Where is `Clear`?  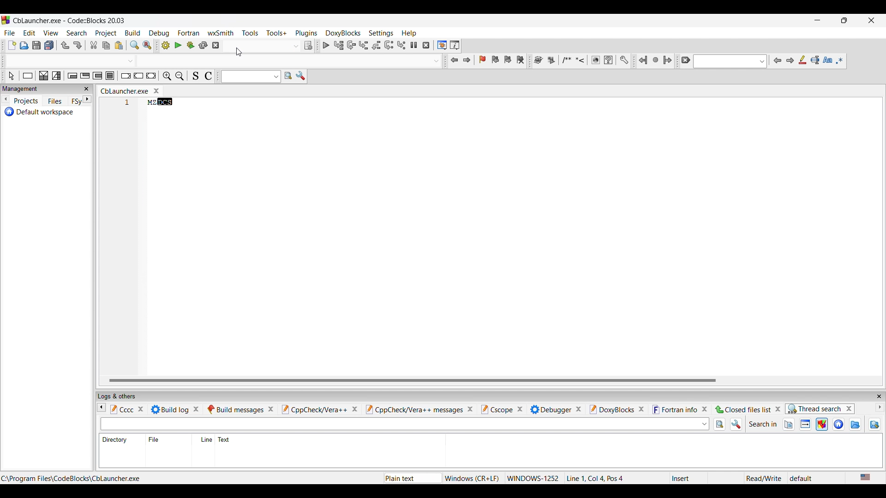 Clear is located at coordinates (686, 60).